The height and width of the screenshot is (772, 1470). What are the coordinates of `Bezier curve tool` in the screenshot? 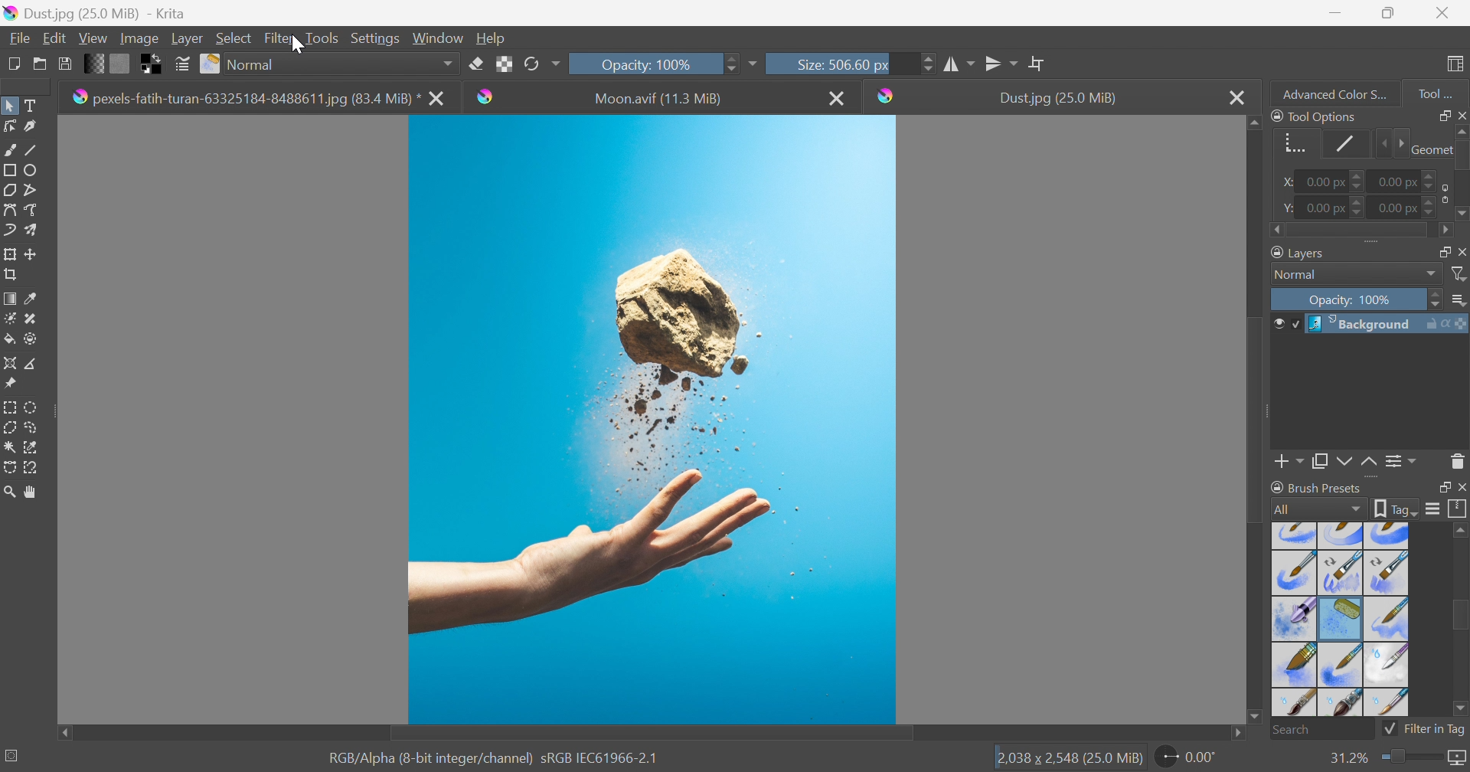 It's located at (9, 210).